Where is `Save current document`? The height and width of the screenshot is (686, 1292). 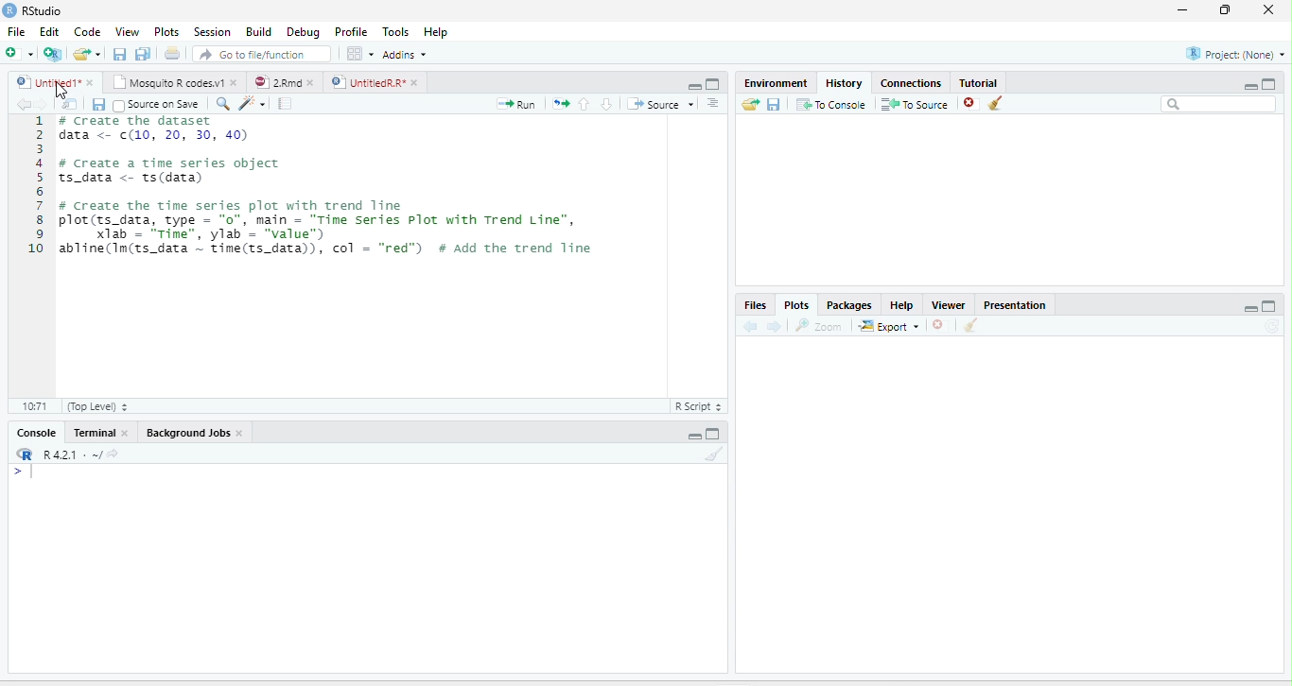
Save current document is located at coordinates (98, 105).